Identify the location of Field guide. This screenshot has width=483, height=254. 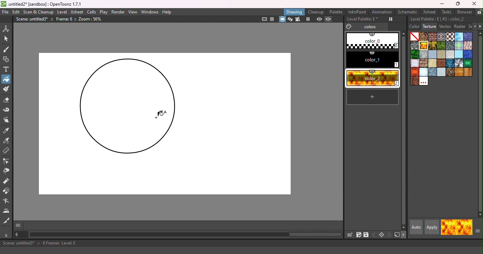
(273, 19).